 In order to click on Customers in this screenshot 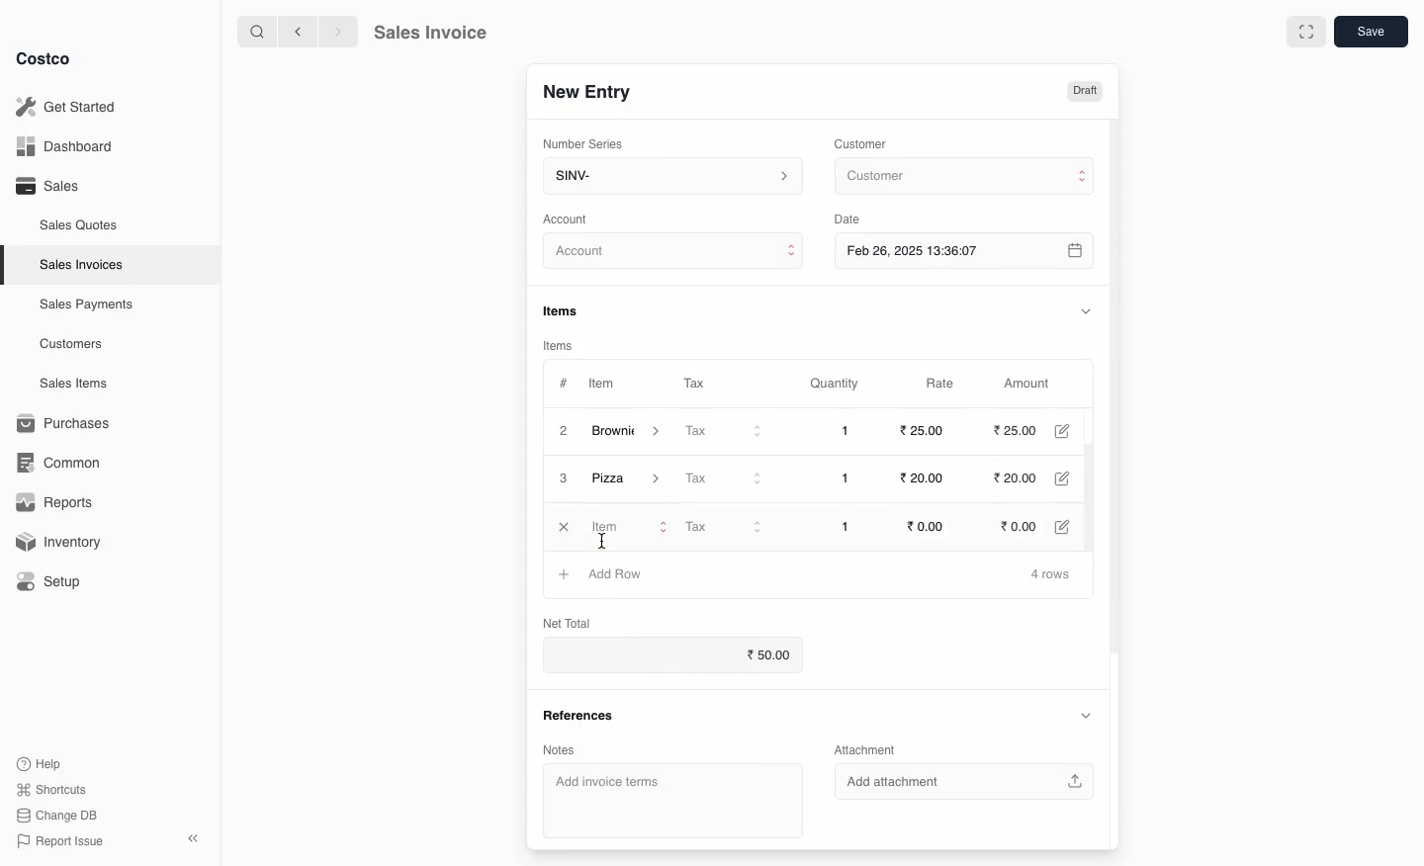, I will do `click(71, 343)`.